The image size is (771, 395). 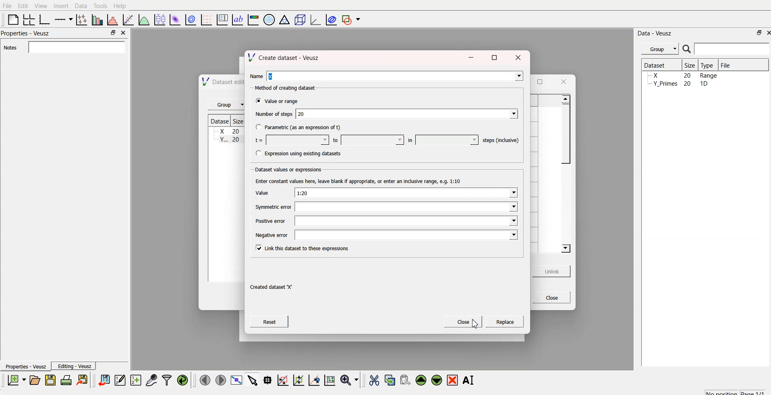 I want to click on capture a dataset, so click(x=151, y=380).